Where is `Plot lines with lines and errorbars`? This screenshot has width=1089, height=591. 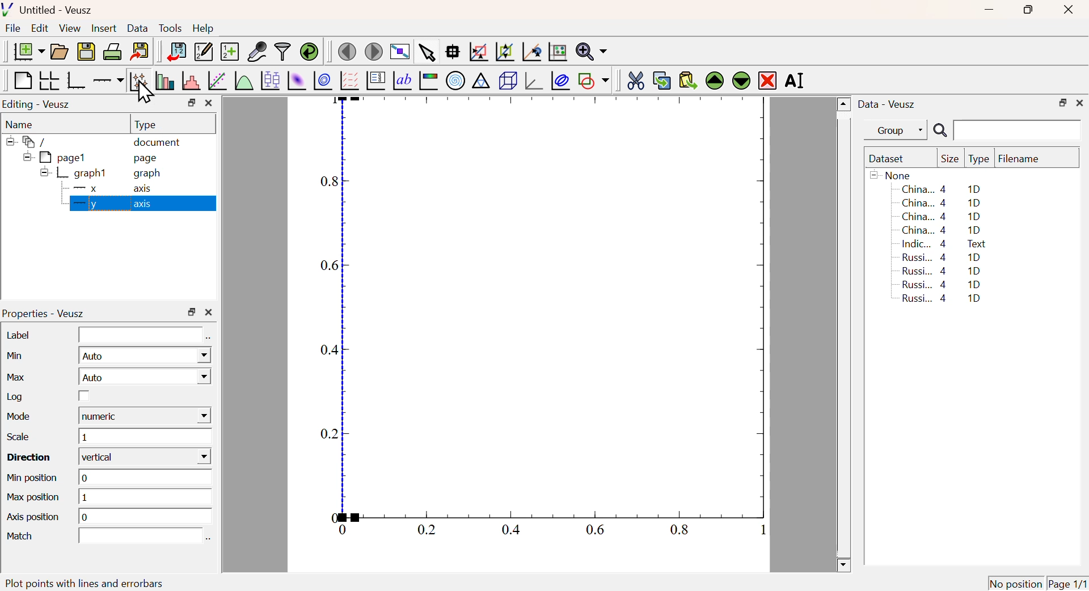 Plot lines with lines and errorbars is located at coordinates (103, 582).